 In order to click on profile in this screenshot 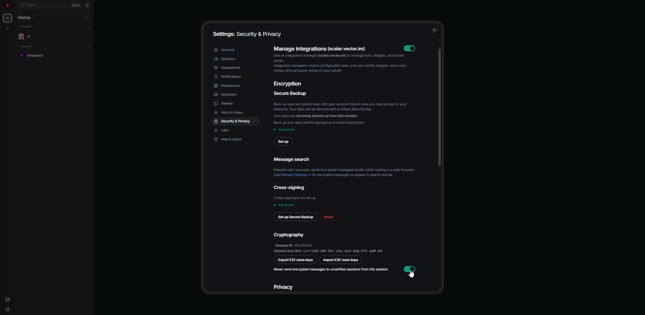, I will do `click(6, 5)`.